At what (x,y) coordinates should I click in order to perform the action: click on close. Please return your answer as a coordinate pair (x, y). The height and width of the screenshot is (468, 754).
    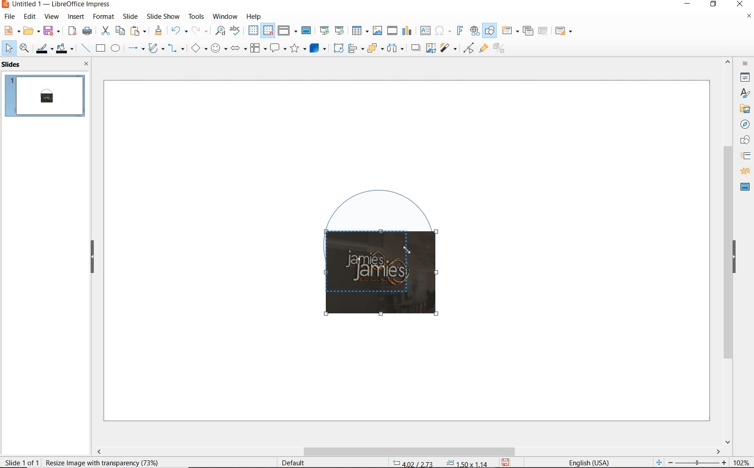
    Looking at the image, I should click on (84, 64).